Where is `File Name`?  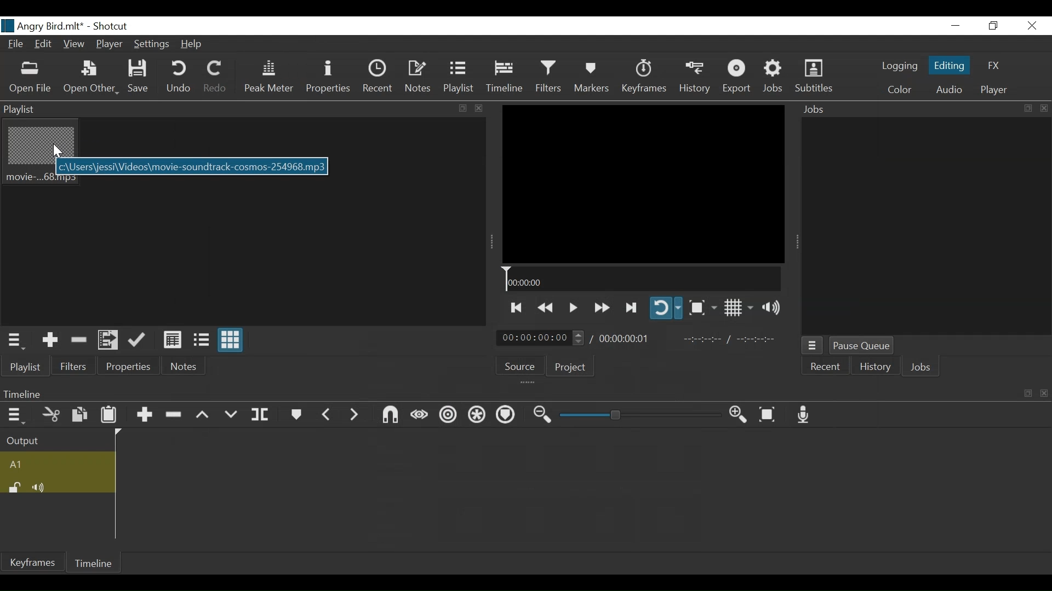
File Name is located at coordinates (43, 26).